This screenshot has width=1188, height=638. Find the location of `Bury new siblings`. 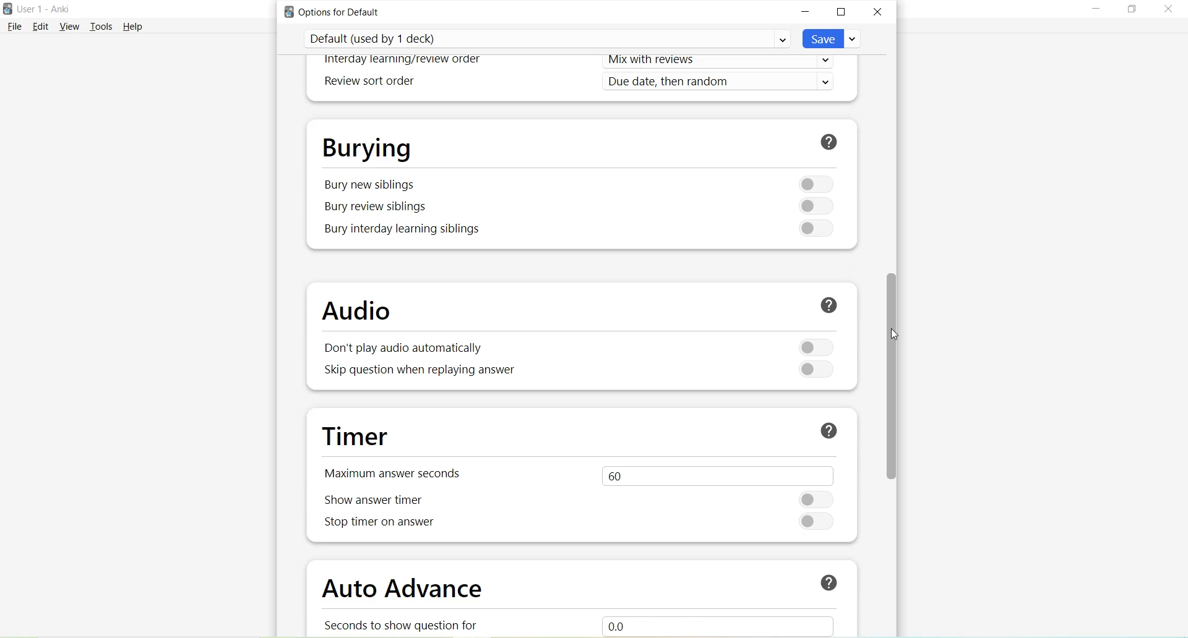

Bury new siblings is located at coordinates (370, 185).